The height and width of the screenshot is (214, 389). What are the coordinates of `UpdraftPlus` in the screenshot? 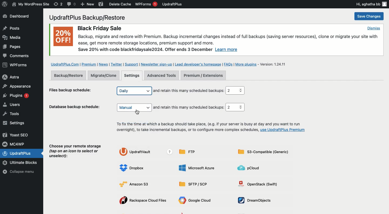 It's located at (22, 153).